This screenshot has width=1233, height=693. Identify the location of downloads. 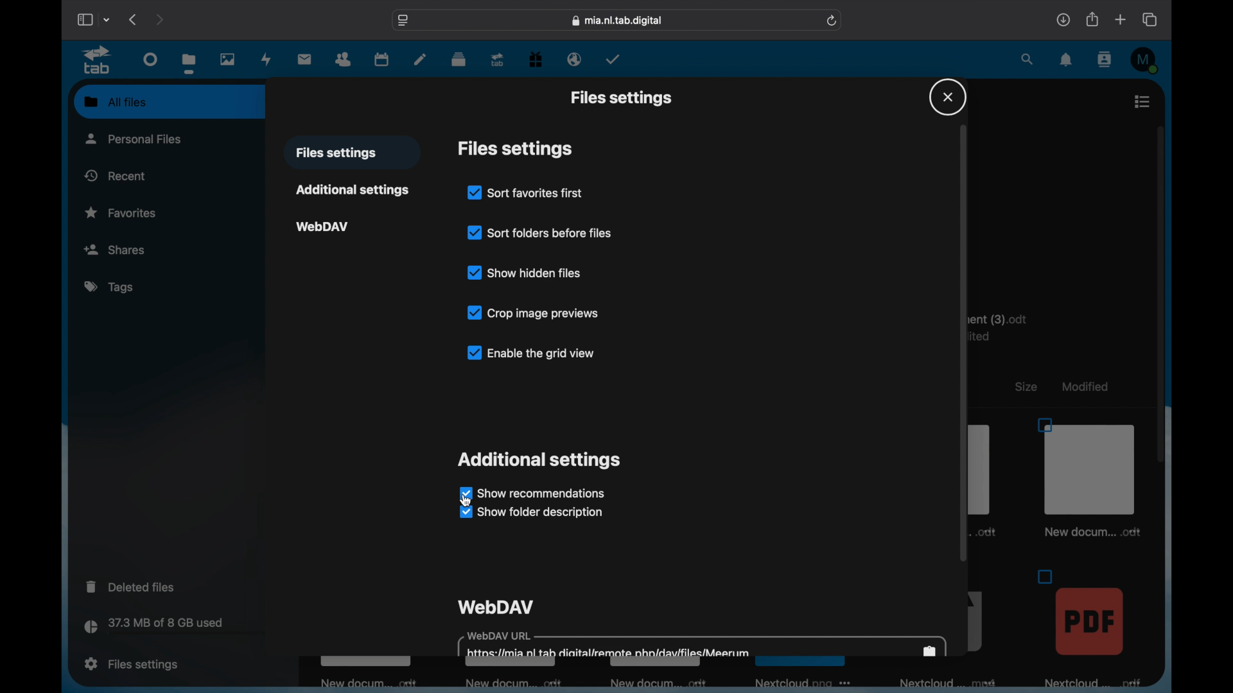
(1063, 19).